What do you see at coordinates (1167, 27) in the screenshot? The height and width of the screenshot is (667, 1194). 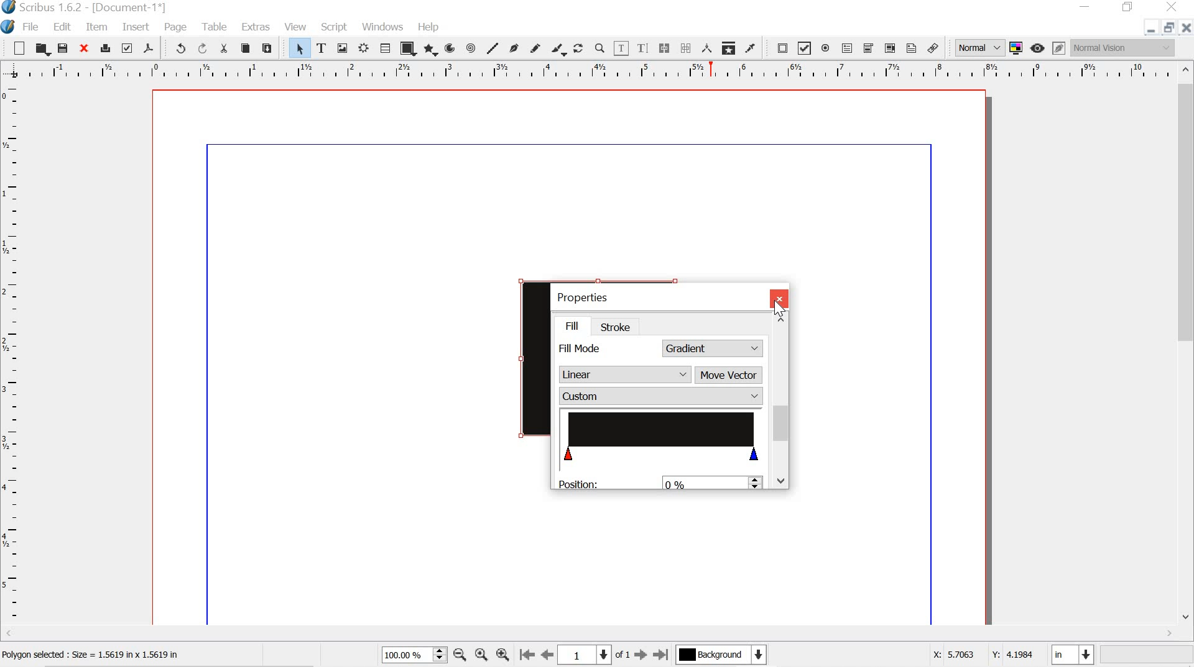 I see `restore down` at bounding box center [1167, 27].